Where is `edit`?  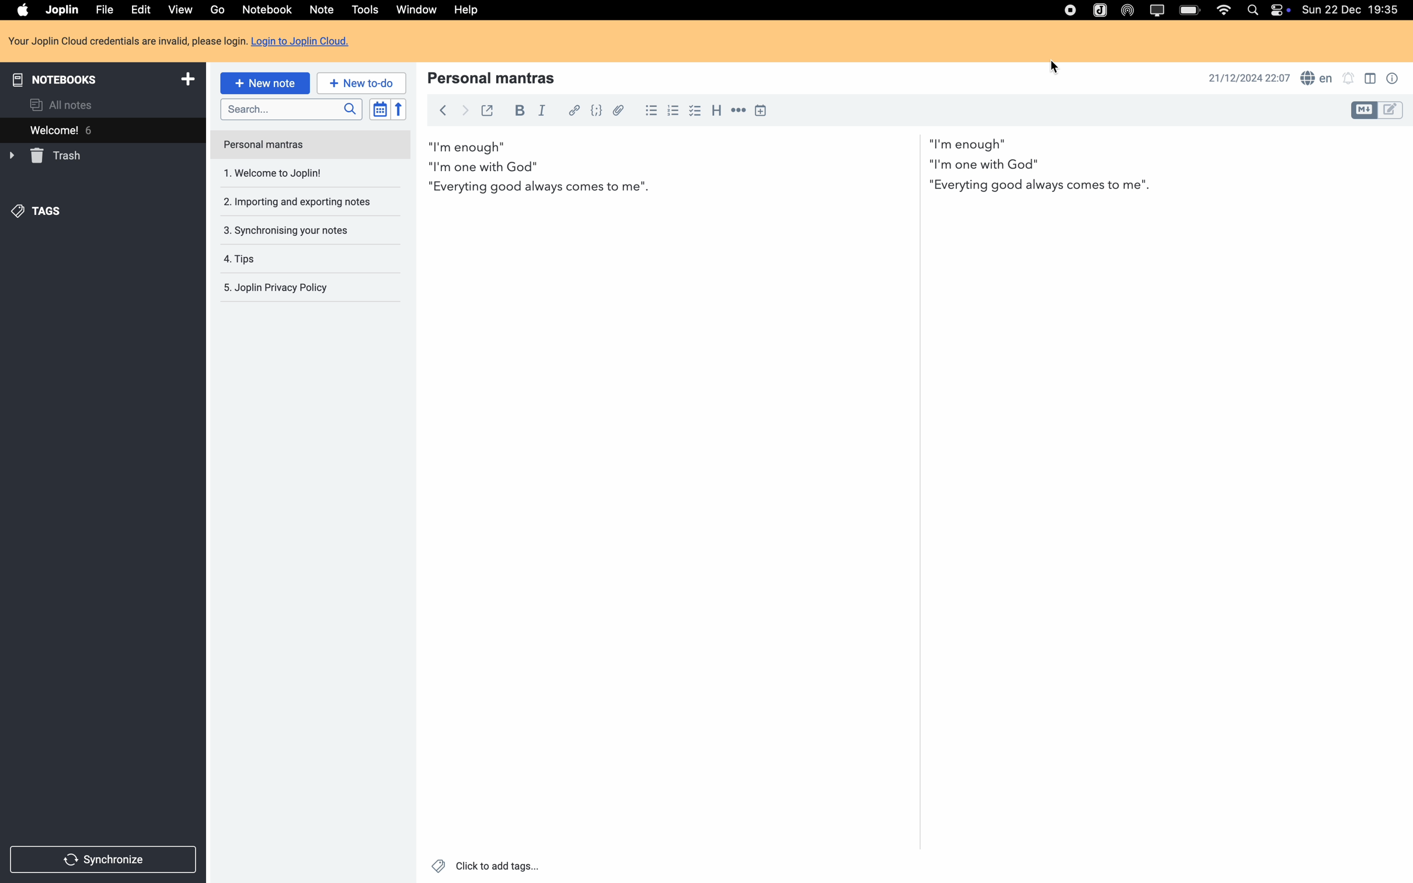
edit is located at coordinates (140, 9).